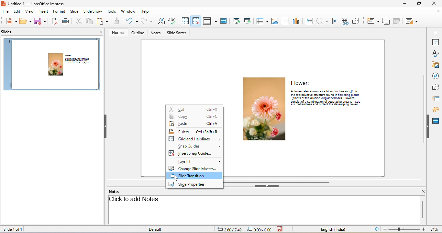  Describe the element at coordinates (76, 21) in the screenshot. I see `cut` at that location.